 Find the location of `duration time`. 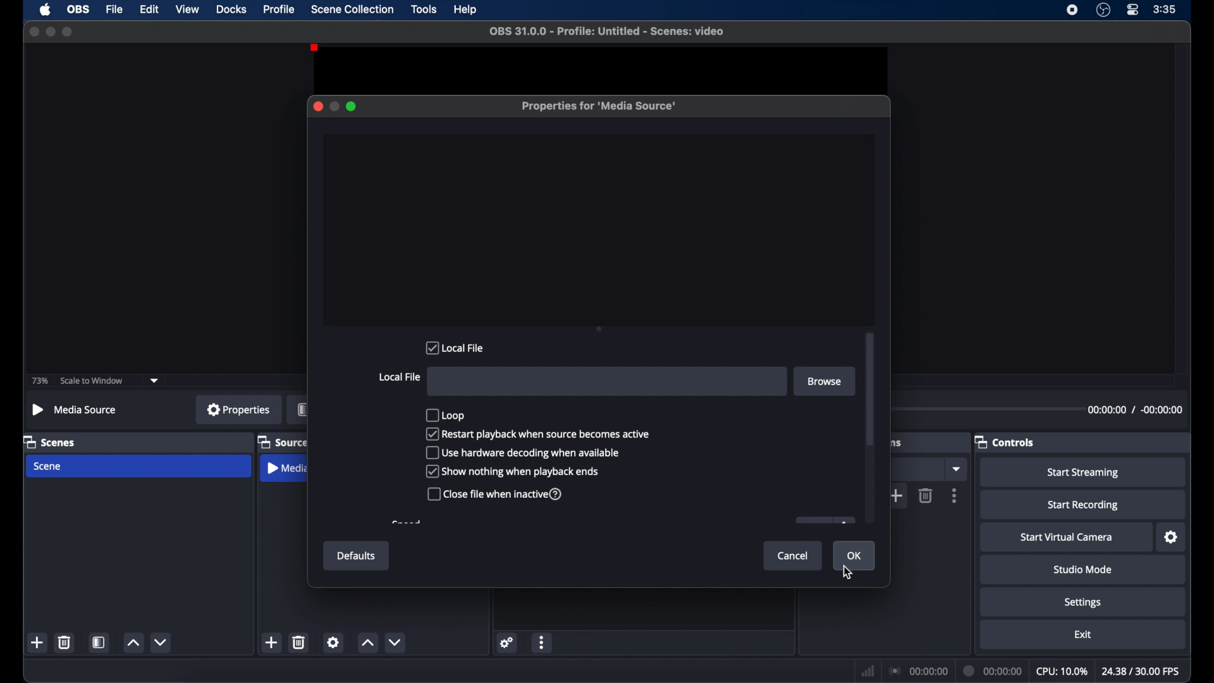

duration time is located at coordinates (1136, 409).